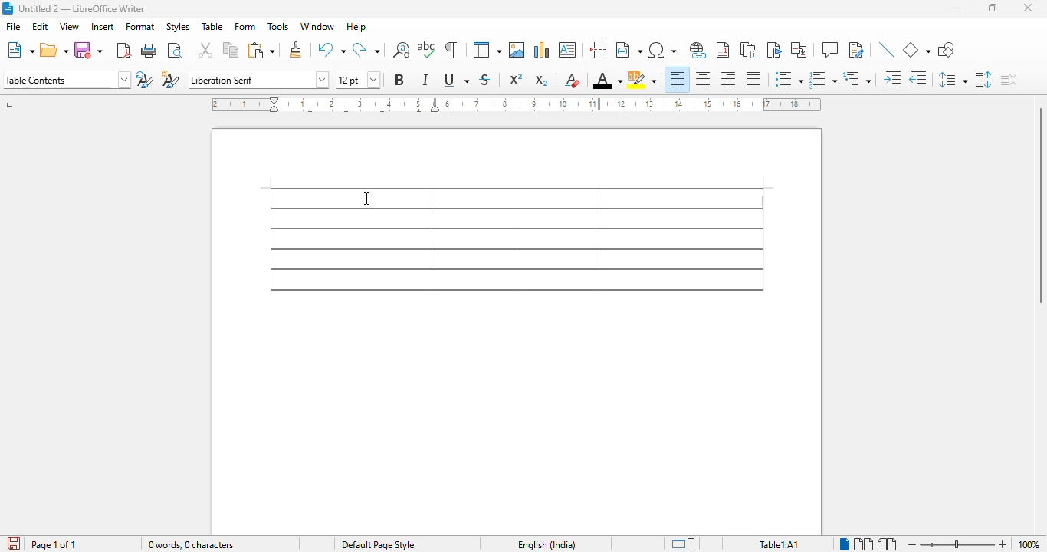 The height and width of the screenshot is (552, 1047). What do you see at coordinates (245, 26) in the screenshot?
I see `form` at bounding box center [245, 26].